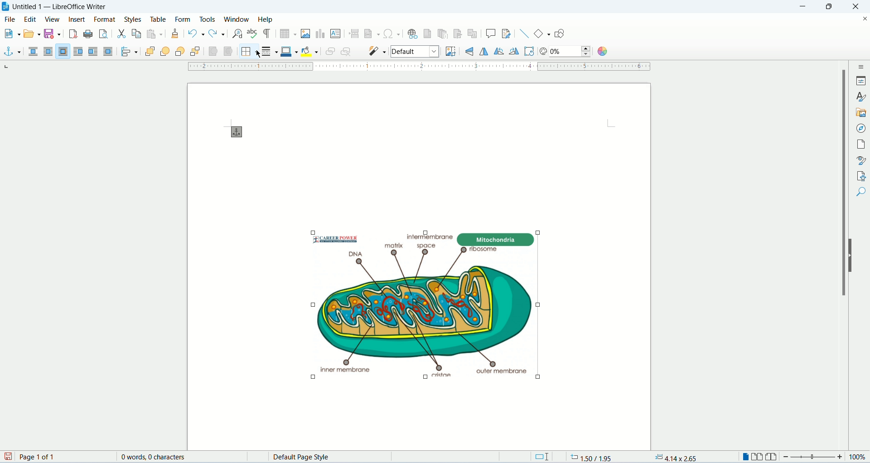  I want to click on through, so click(108, 51).